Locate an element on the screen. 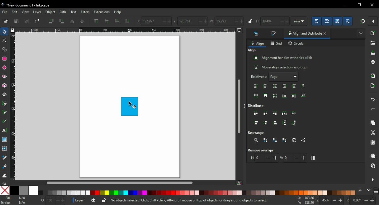 The width and height of the screenshot is (379, 205). Keyboard shortcuts is located at coordinates (189, 200).